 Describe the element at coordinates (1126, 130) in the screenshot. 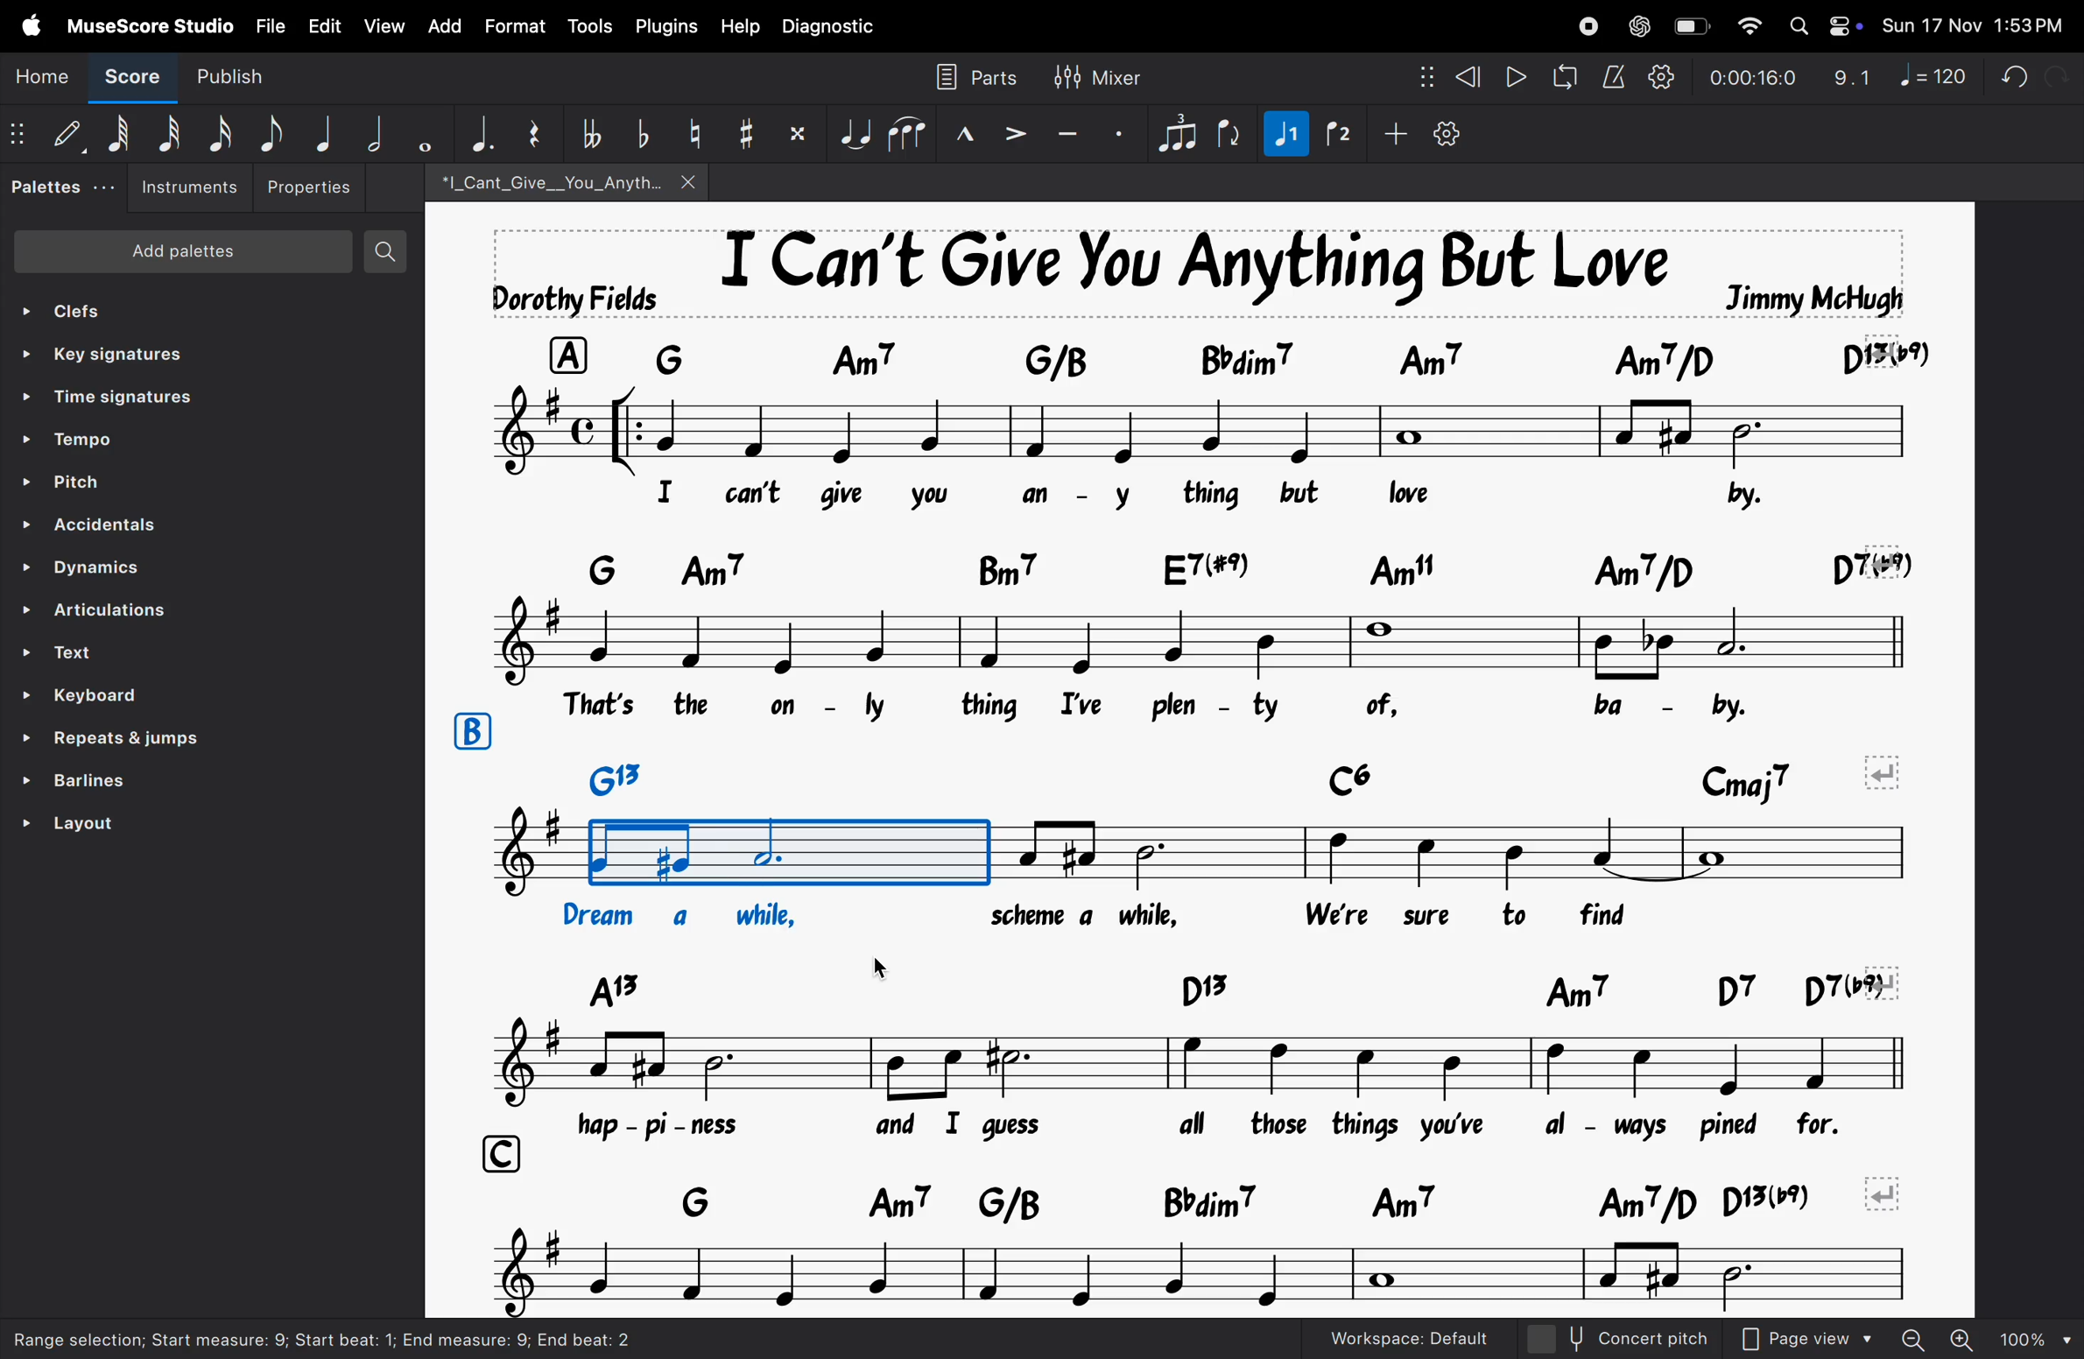

I see `sataccato` at that location.